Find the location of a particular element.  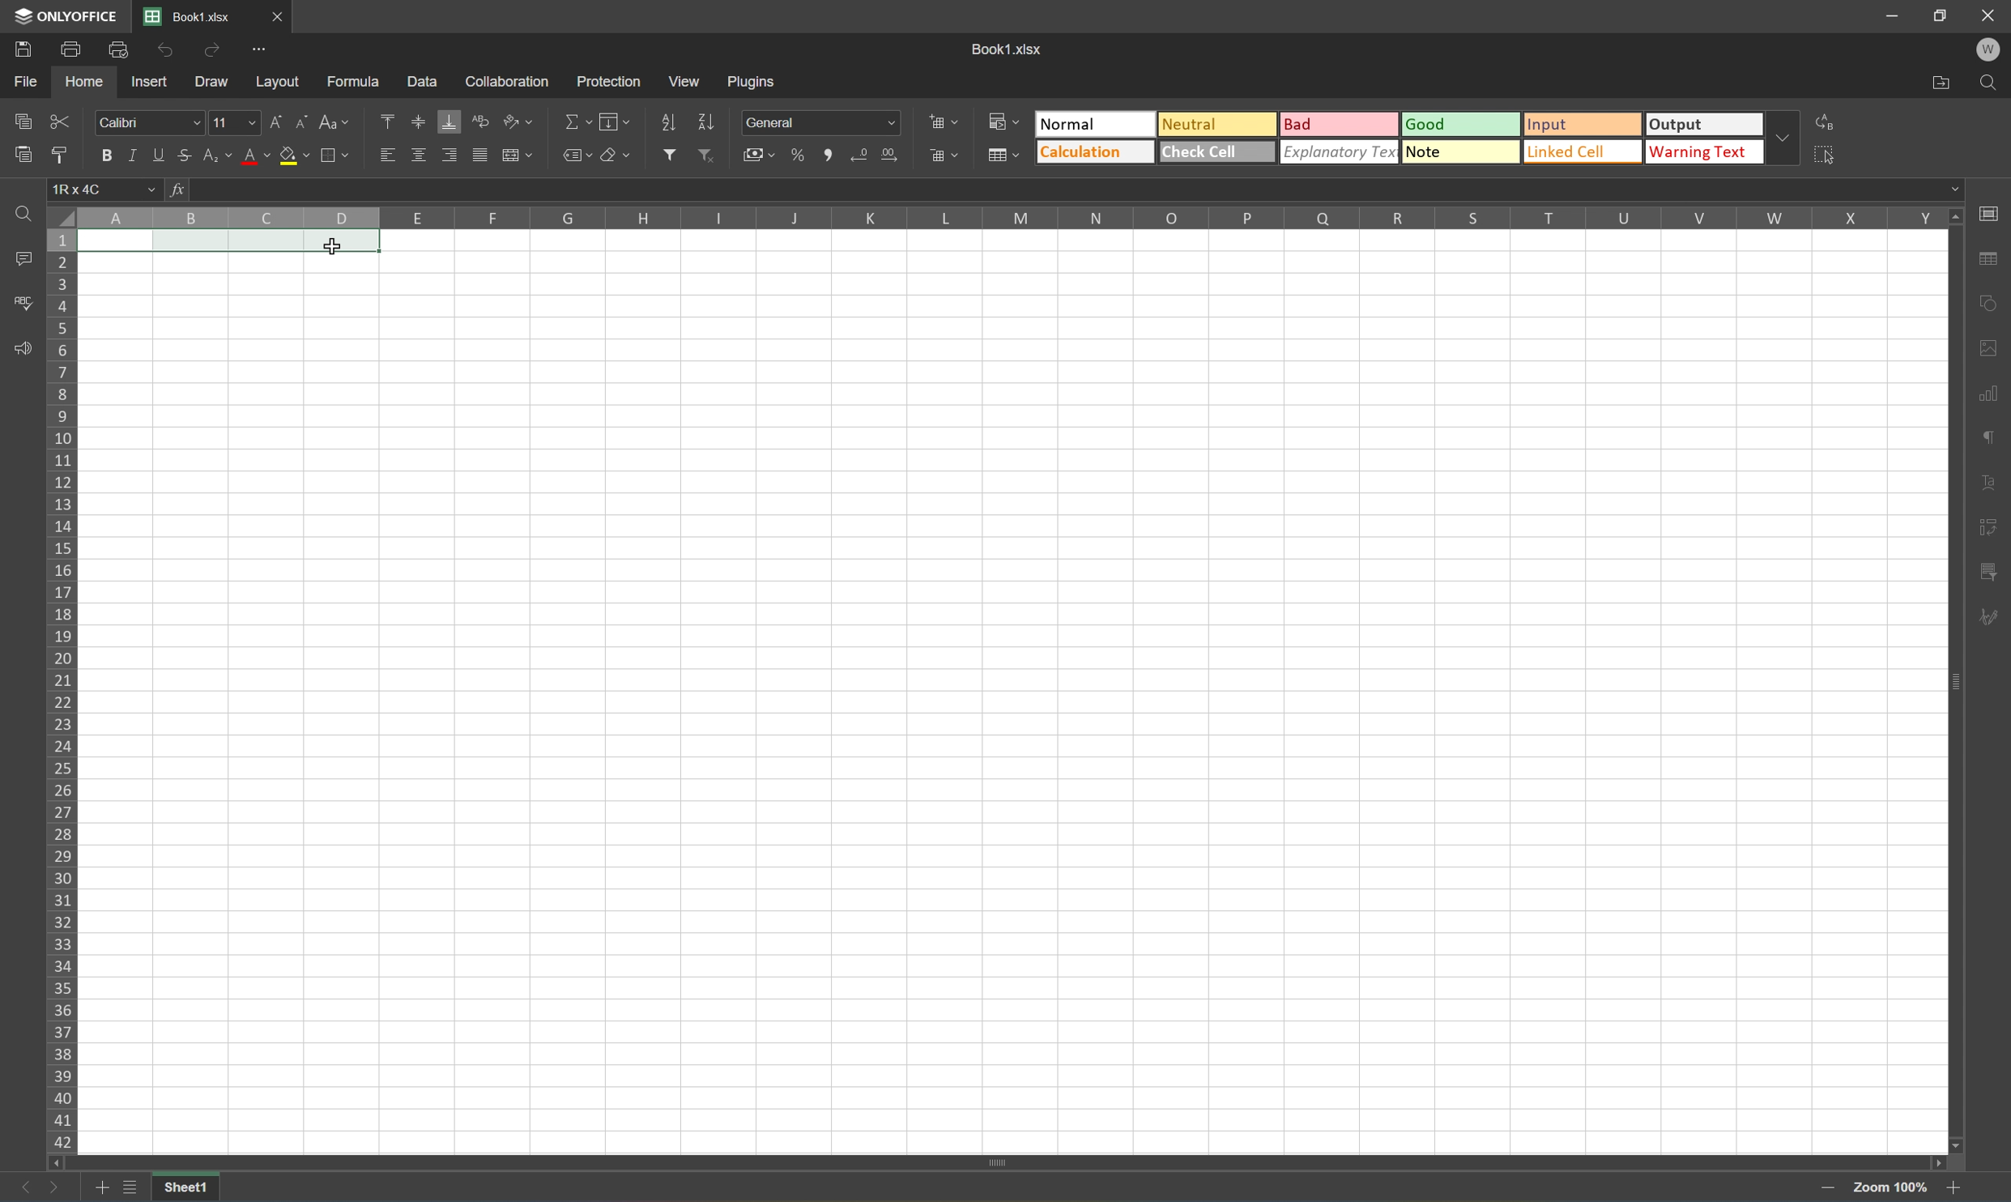

Decrement font size is located at coordinates (304, 125).